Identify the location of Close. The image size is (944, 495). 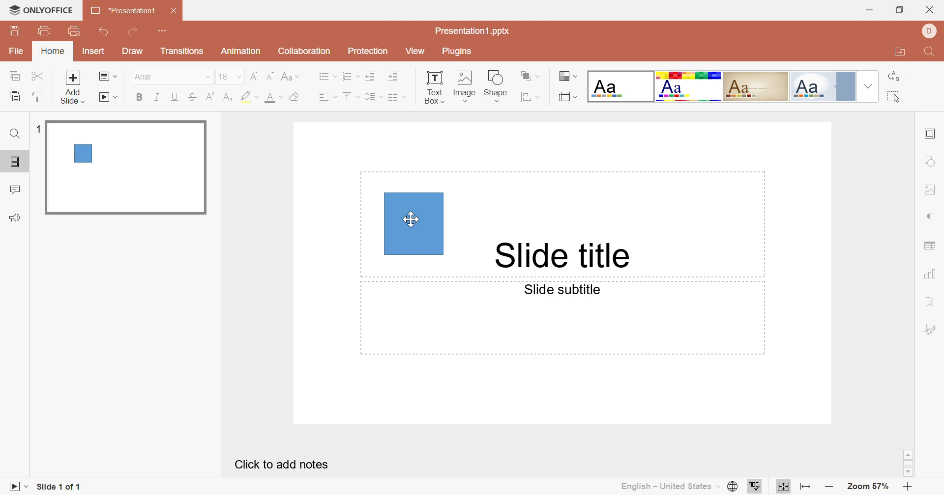
(930, 10).